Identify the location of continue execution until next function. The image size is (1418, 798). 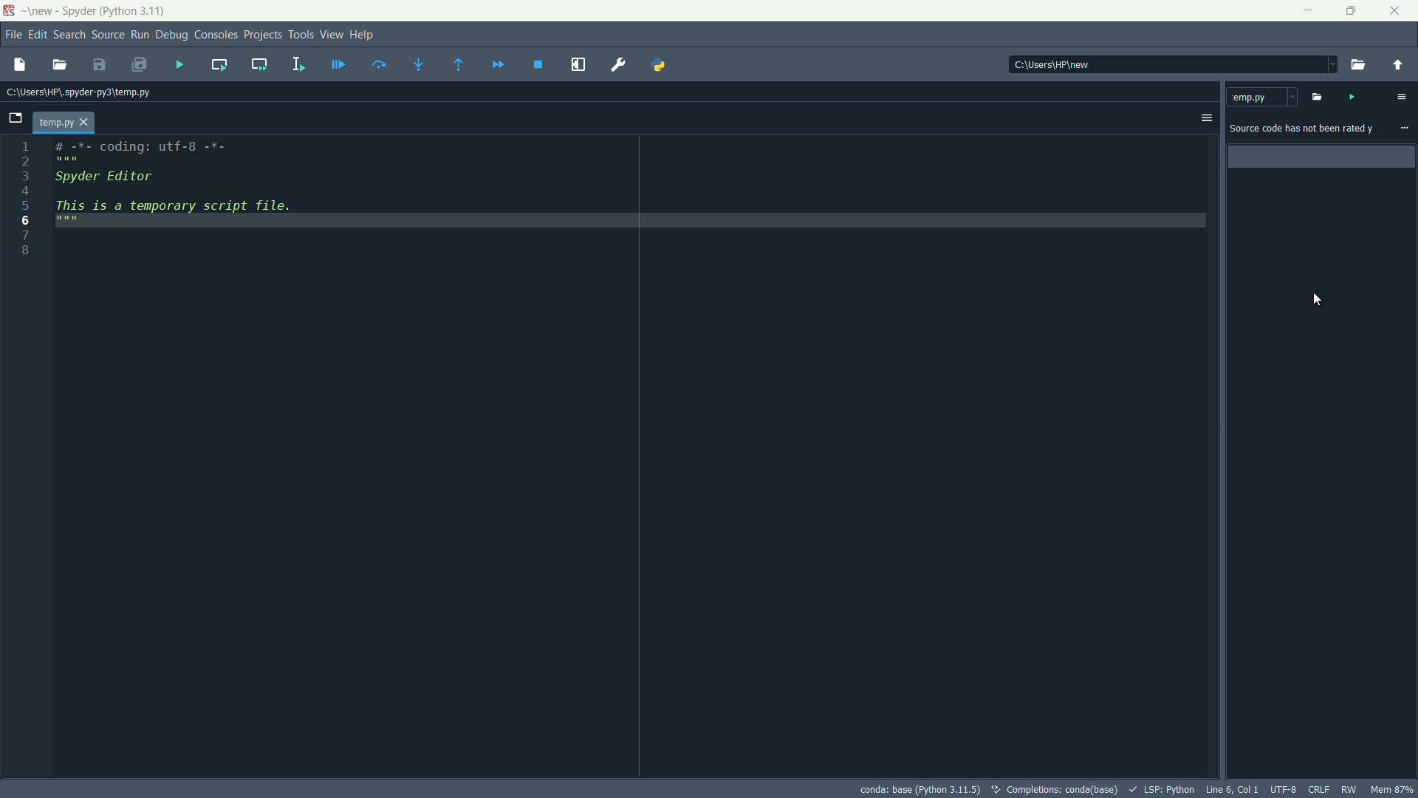
(458, 66).